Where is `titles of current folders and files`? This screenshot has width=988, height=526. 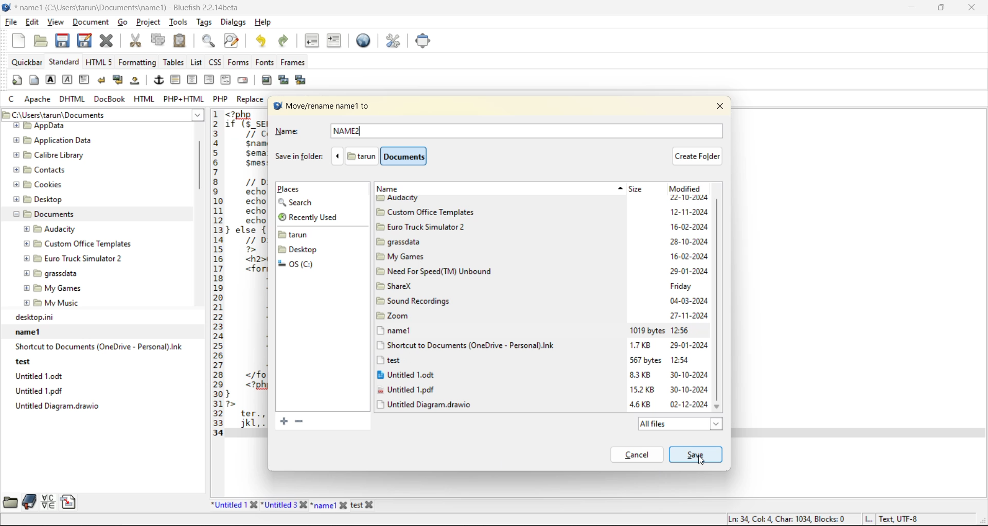 titles of current folders and files is located at coordinates (485, 304).